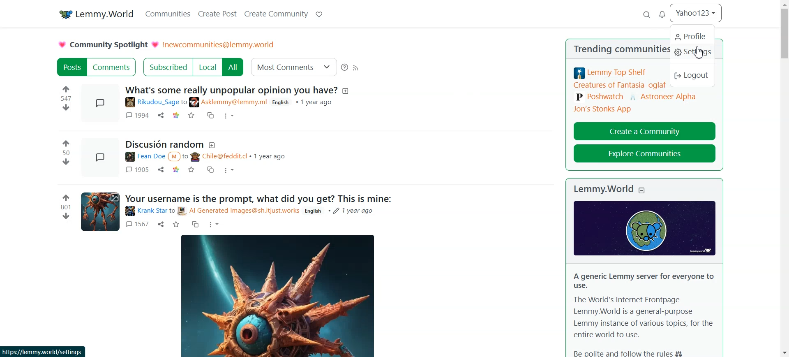 This screenshot has height=357, width=789. Describe the element at coordinates (102, 104) in the screenshot. I see `thumbnail` at that location.